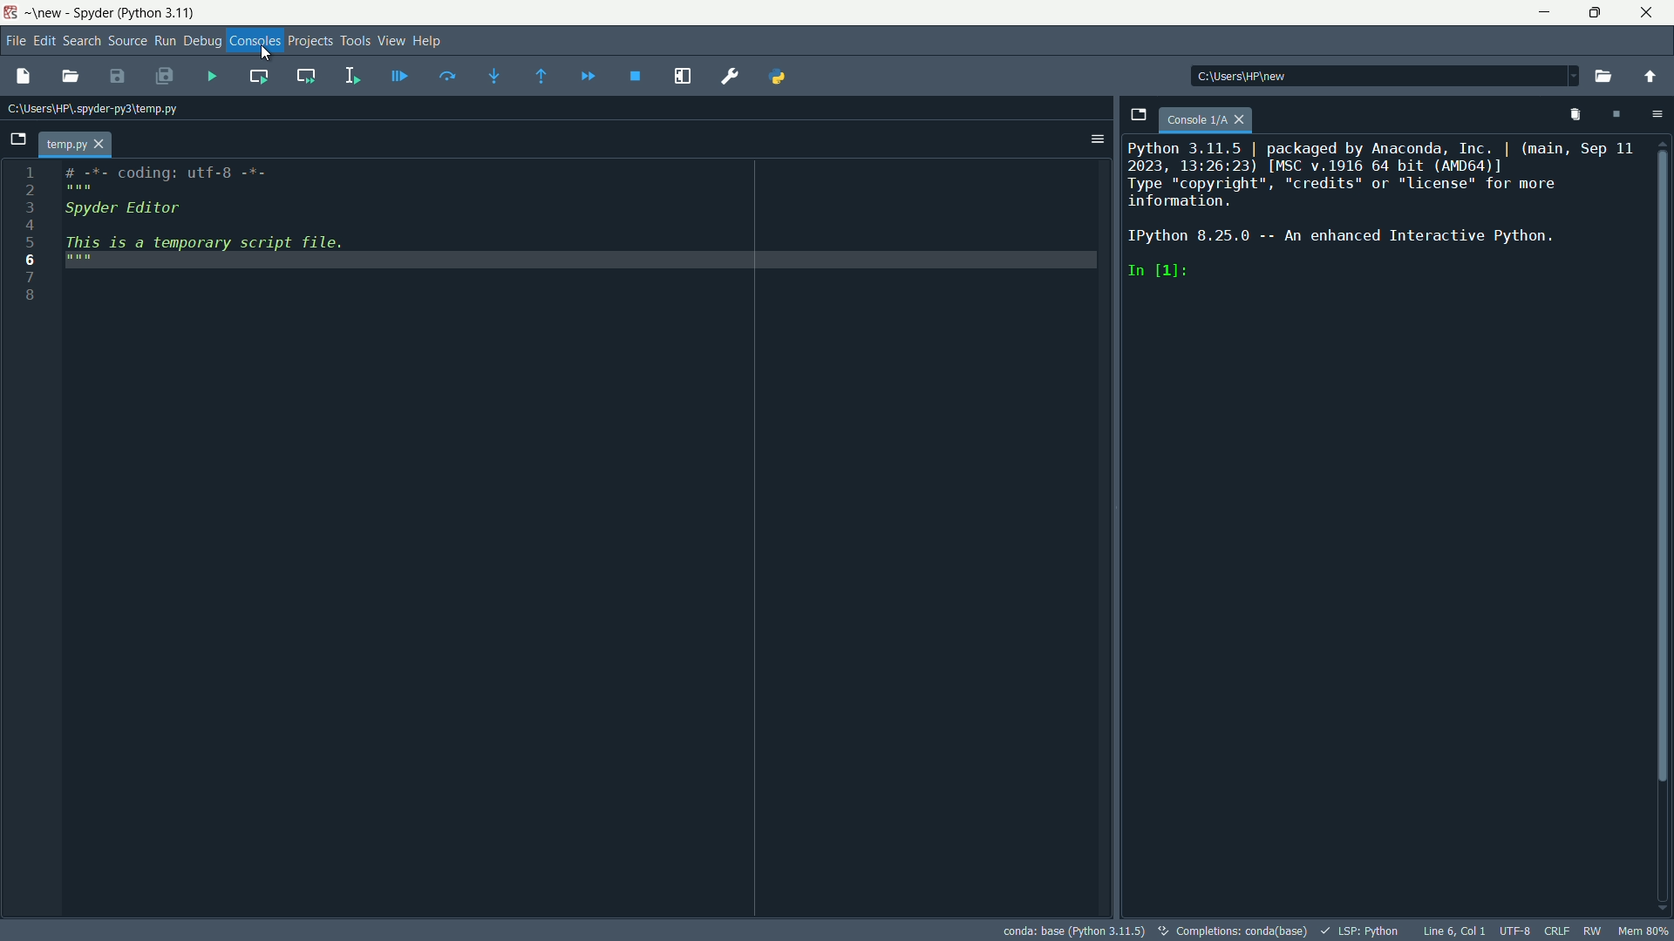 The width and height of the screenshot is (1674, 941). What do you see at coordinates (1454, 931) in the screenshot?
I see `cursor position` at bounding box center [1454, 931].